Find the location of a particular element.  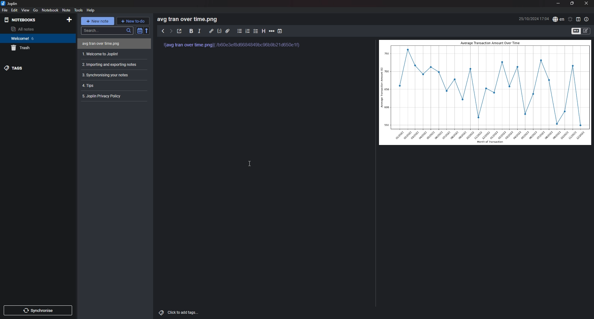

2. Importing and Exporting notes is located at coordinates (114, 64).